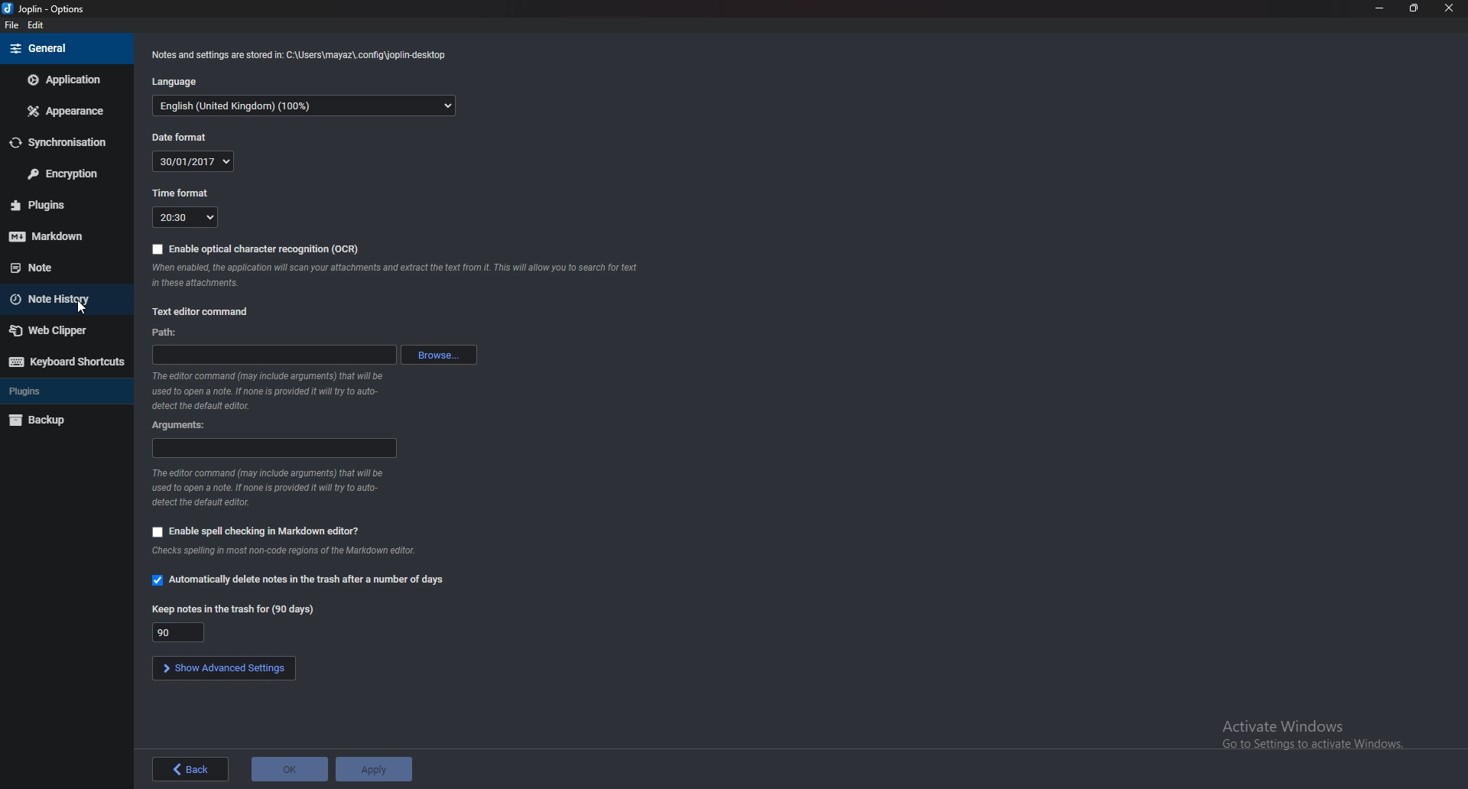 The image size is (1468, 789). Describe the element at coordinates (305, 107) in the screenshot. I see `Language` at that location.